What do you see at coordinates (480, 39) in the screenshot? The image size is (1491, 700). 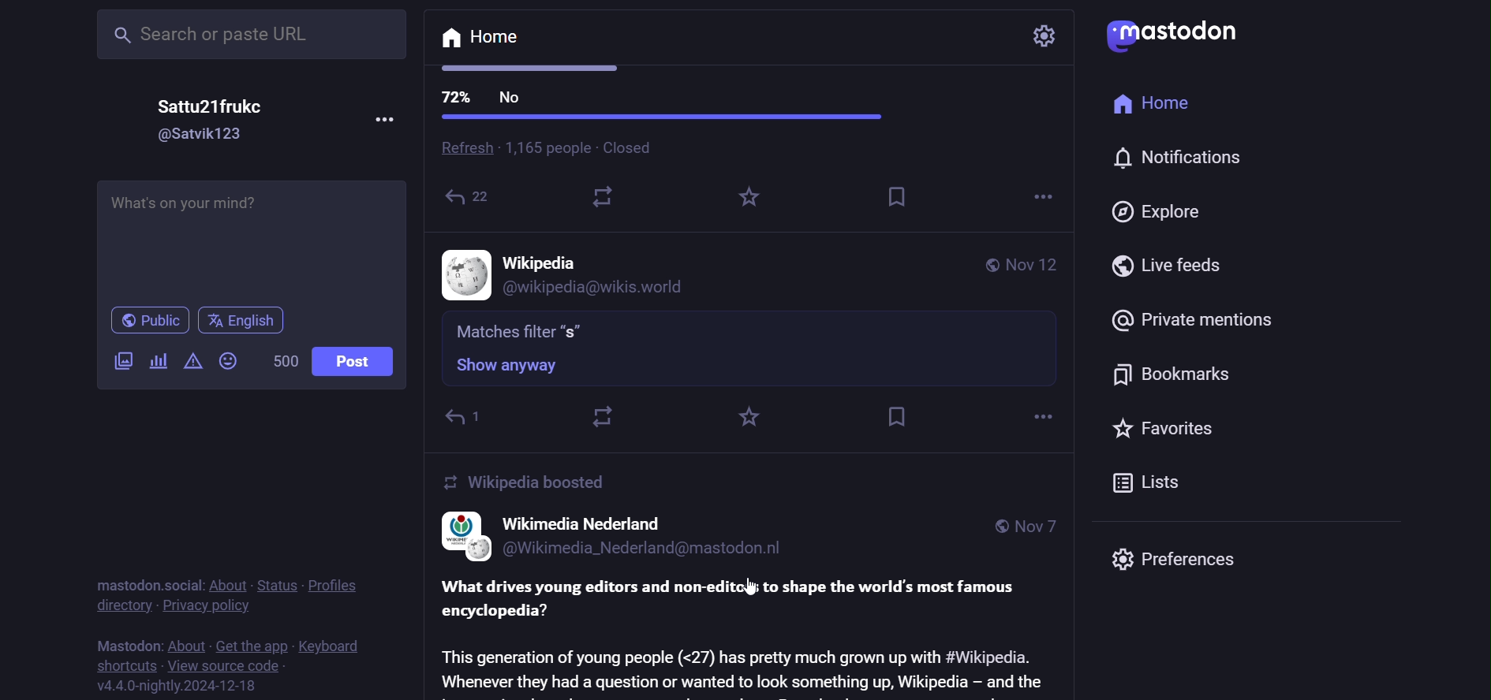 I see `home` at bounding box center [480, 39].